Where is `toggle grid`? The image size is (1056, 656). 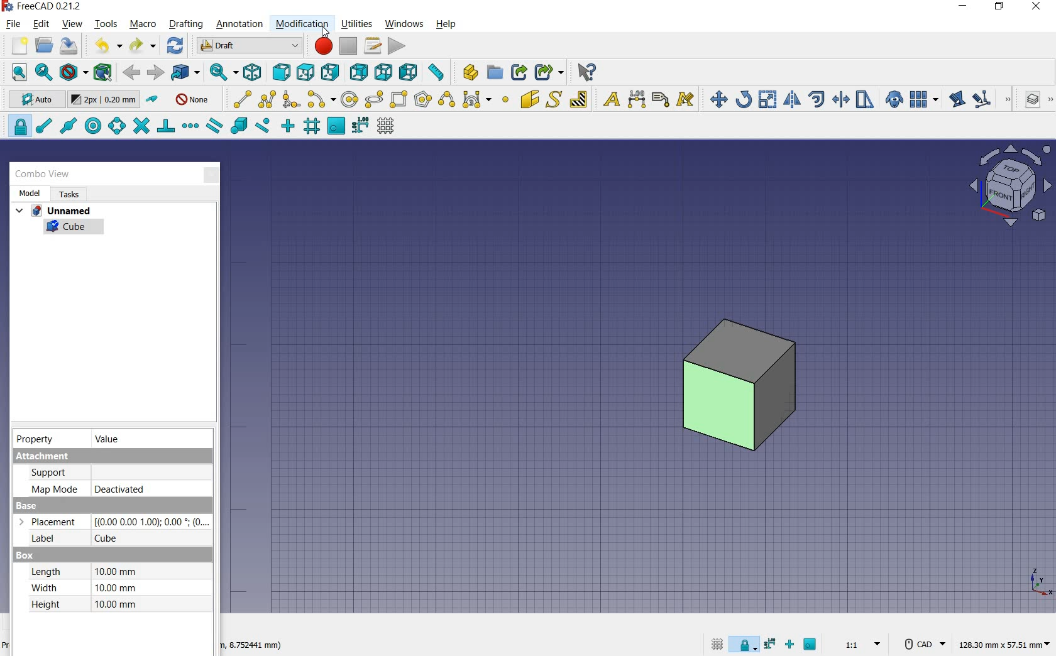
toggle grid is located at coordinates (717, 645).